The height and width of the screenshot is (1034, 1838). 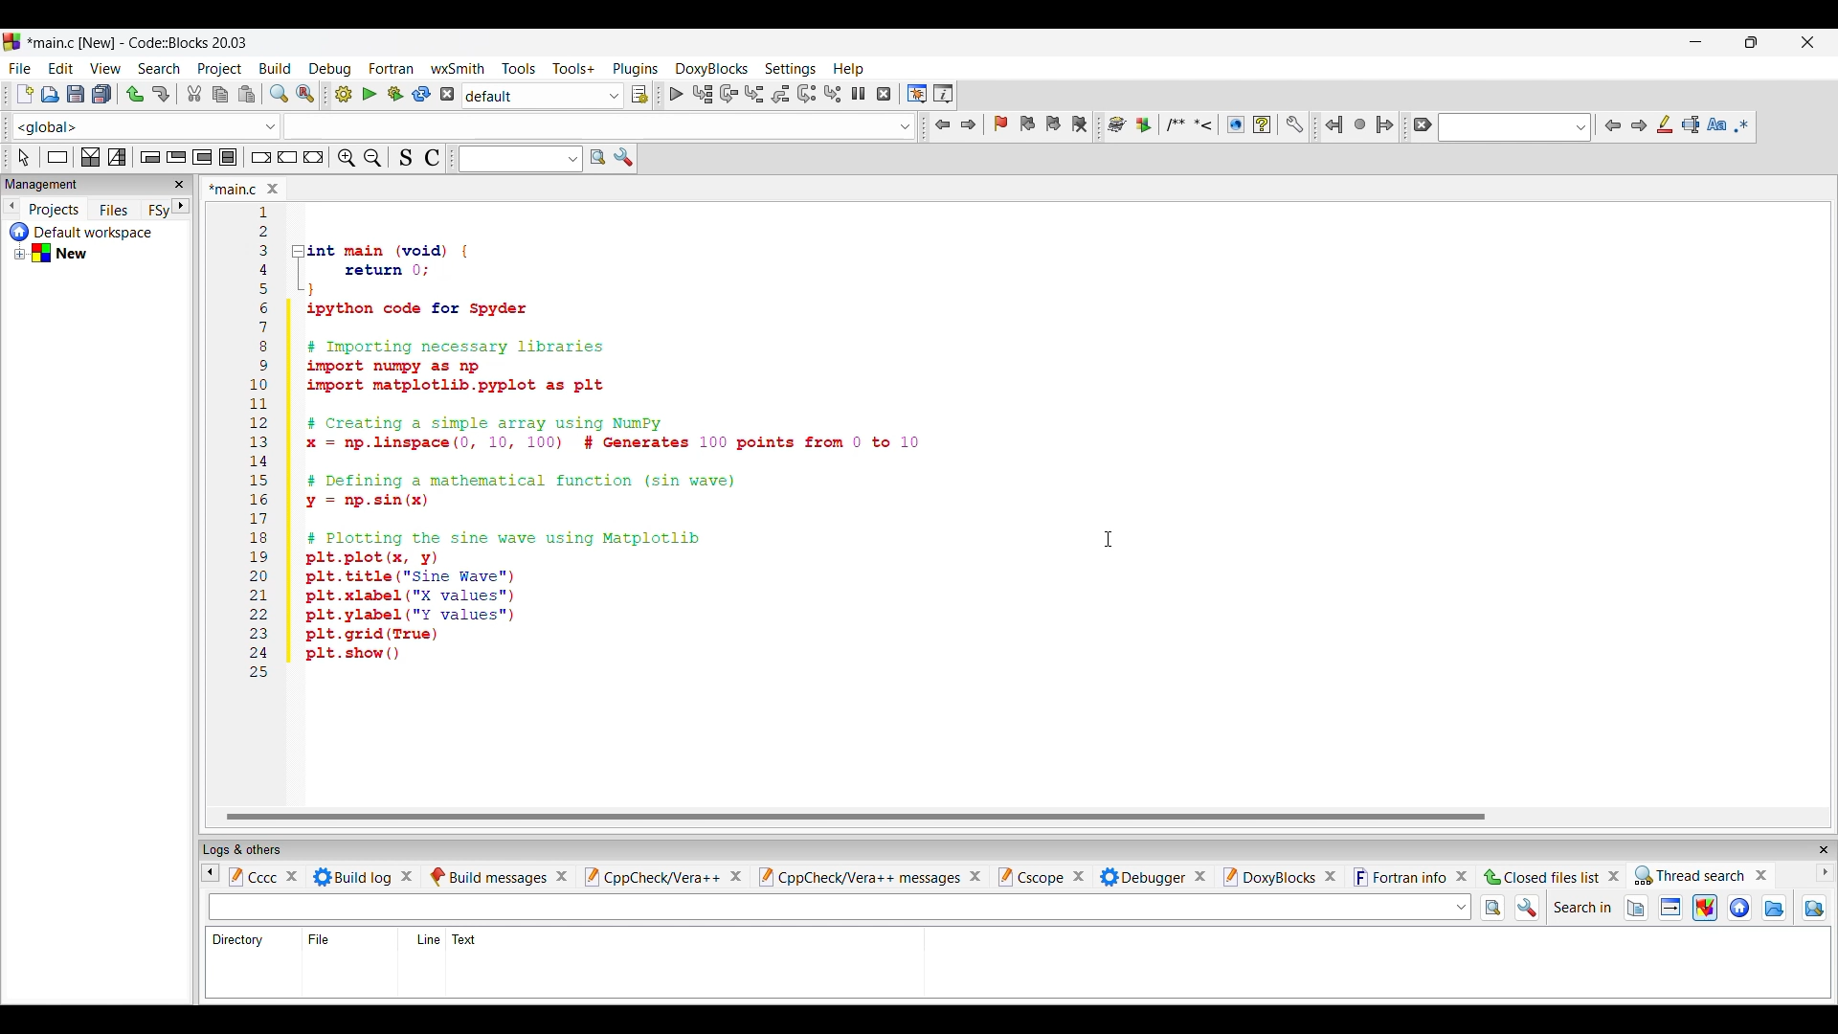 I want to click on Last jump, so click(x=1359, y=121).